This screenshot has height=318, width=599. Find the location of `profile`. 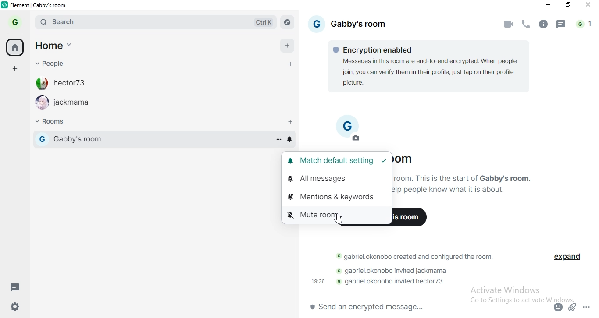

profile is located at coordinates (346, 125).